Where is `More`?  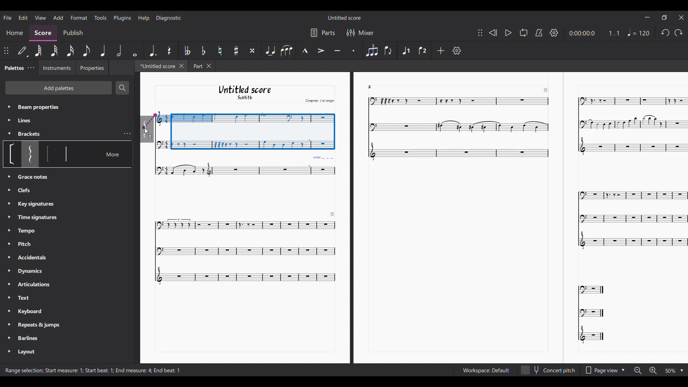
More is located at coordinates (114, 154).